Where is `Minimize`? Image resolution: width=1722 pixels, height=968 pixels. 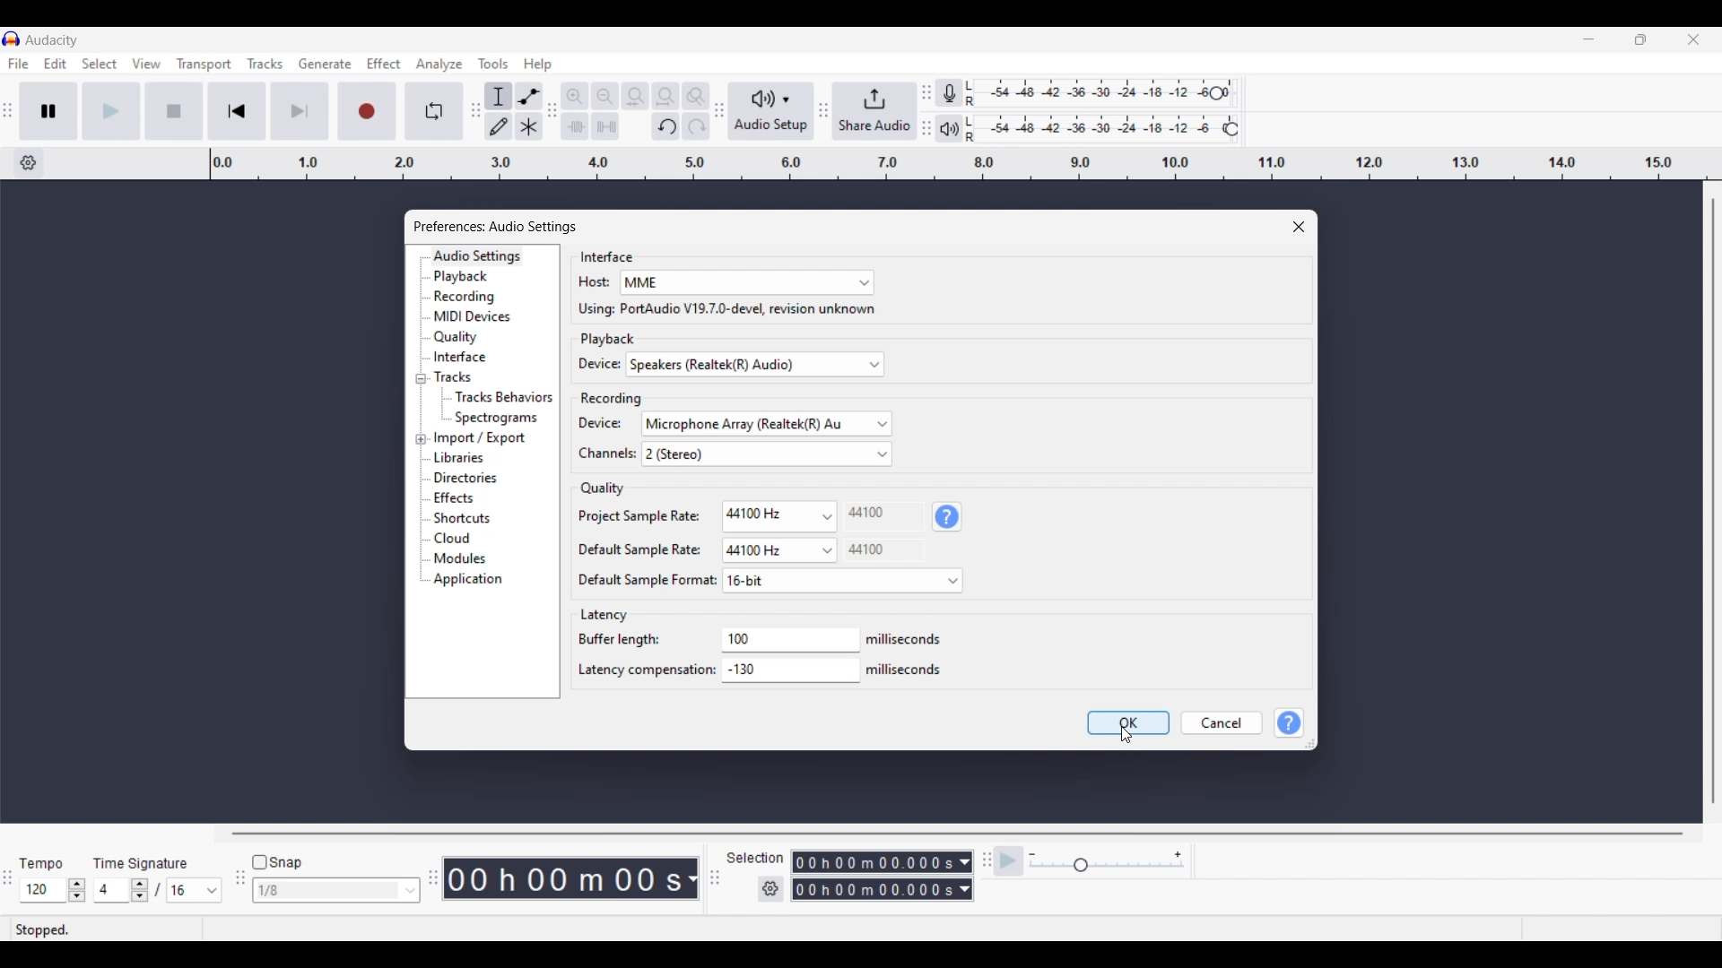 Minimize is located at coordinates (1588, 39).